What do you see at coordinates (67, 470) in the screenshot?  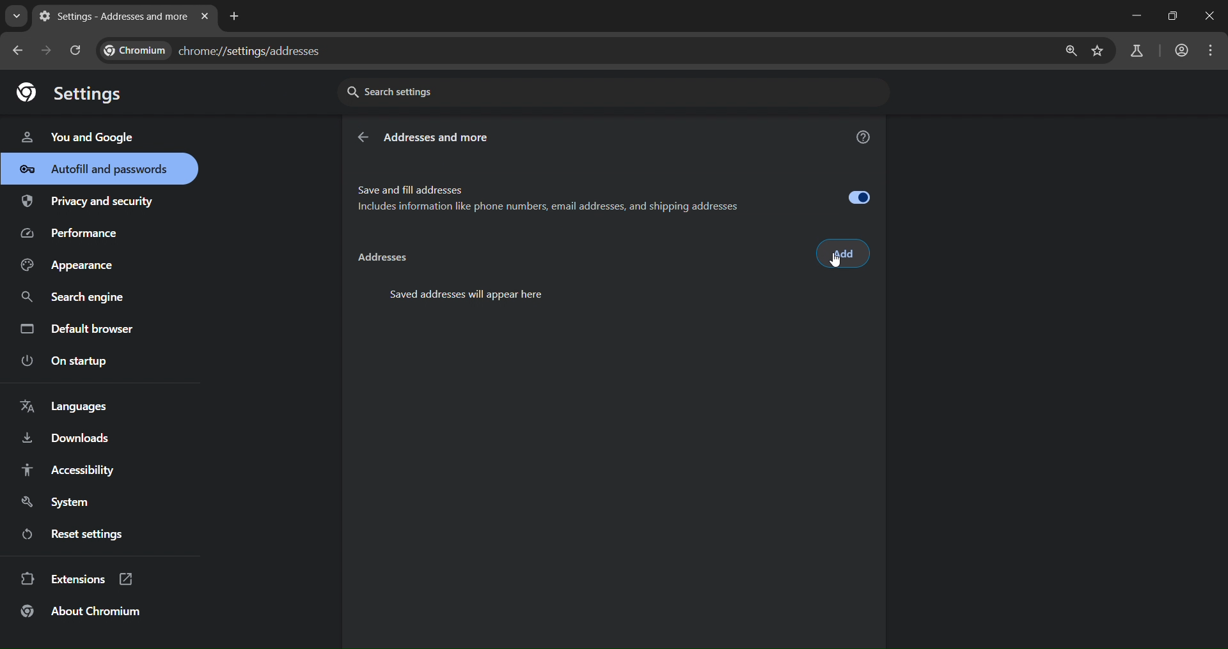 I see `accessibility` at bounding box center [67, 470].